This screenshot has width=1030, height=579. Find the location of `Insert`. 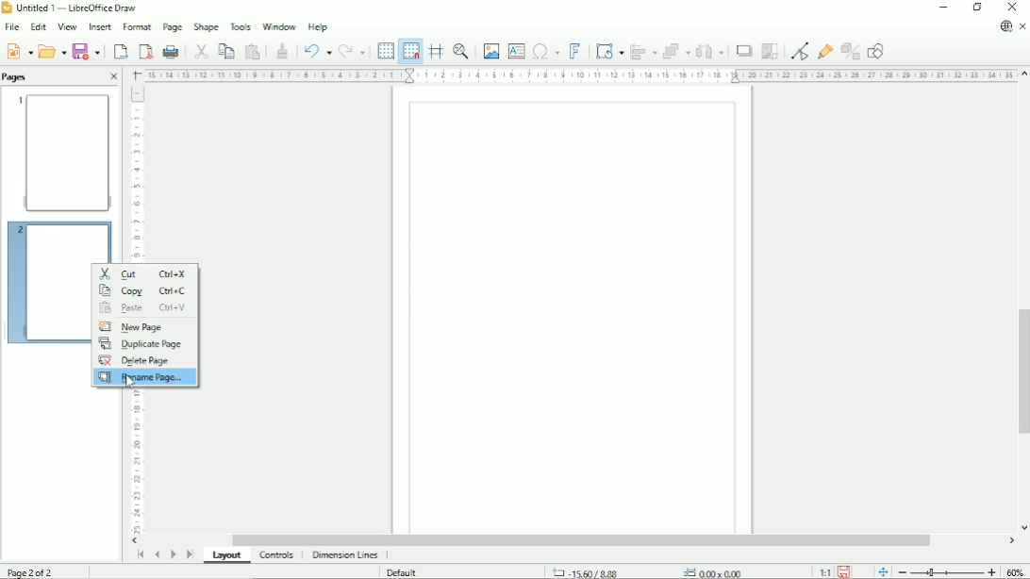

Insert is located at coordinates (98, 27).